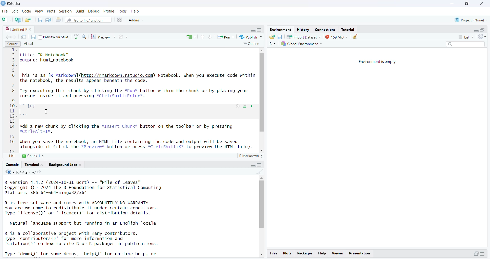  Describe the element at coordinates (305, 253) in the screenshot. I see `packages` at that location.